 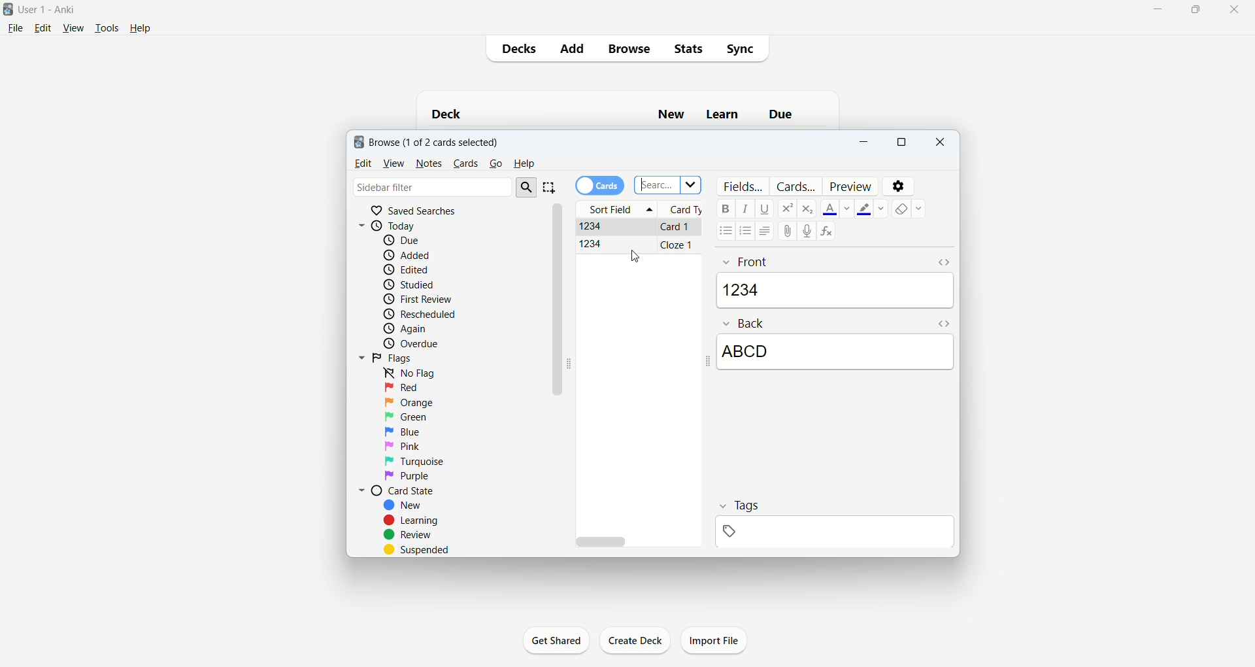 What do you see at coordinates (552, 185) in the screenshot?
I see `select` at bounding box center [552, 185].